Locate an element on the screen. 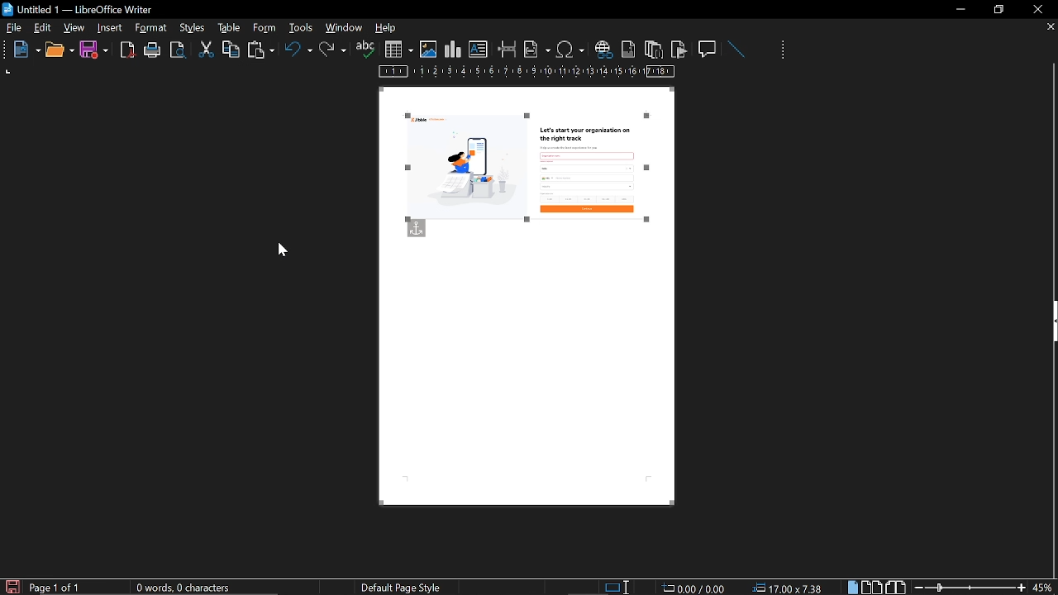 This screenshot has width=1058, height=595. standard selection is located at coordinates (618, 587).